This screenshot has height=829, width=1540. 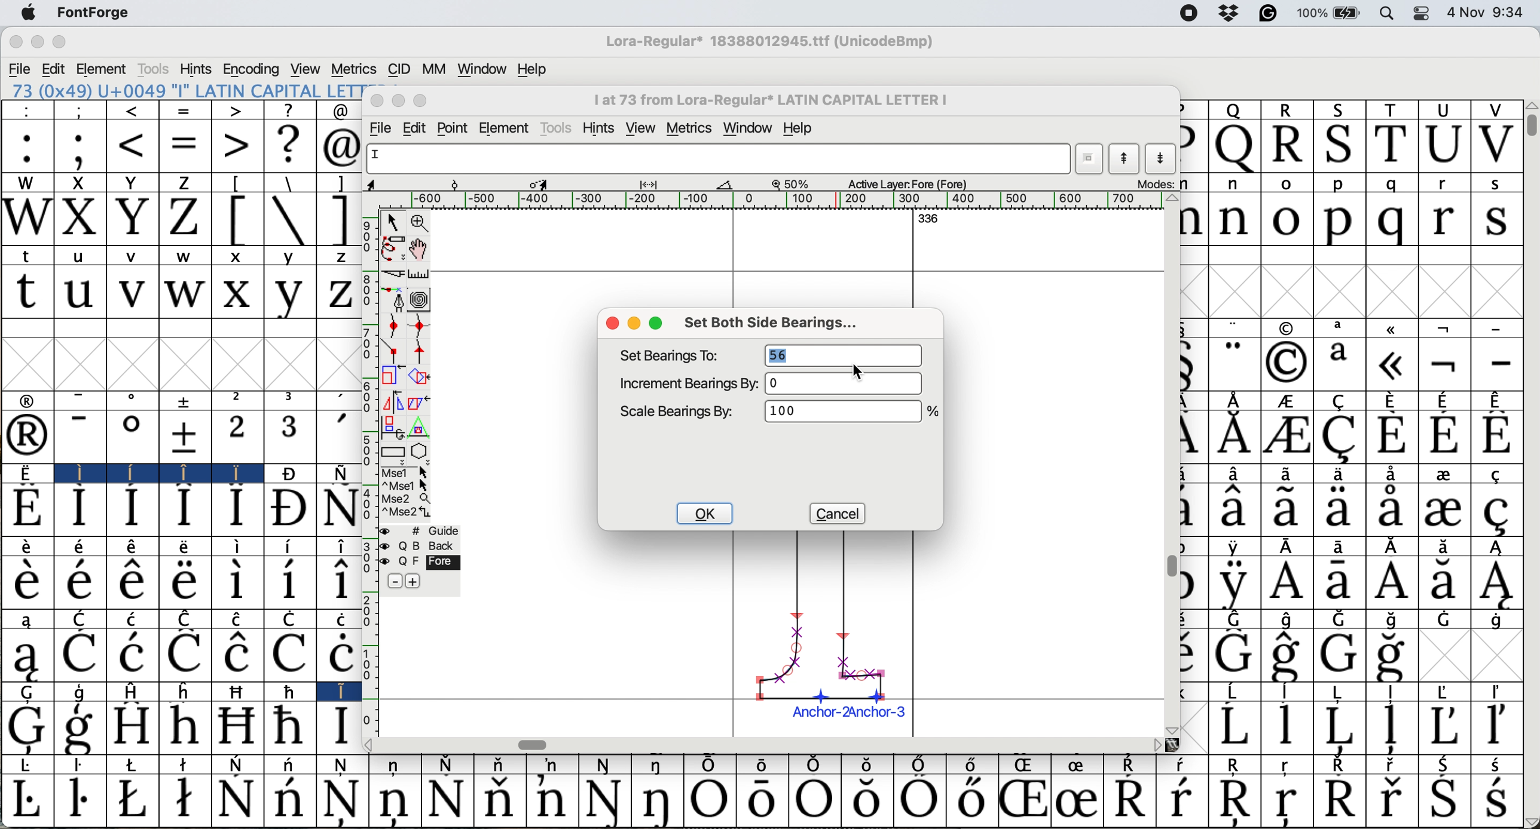 I want to click on metrics, so click(x=352, y=69).